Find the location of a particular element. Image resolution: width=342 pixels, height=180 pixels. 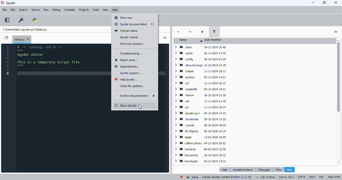

CRLF is located at coordinates (312, 177).